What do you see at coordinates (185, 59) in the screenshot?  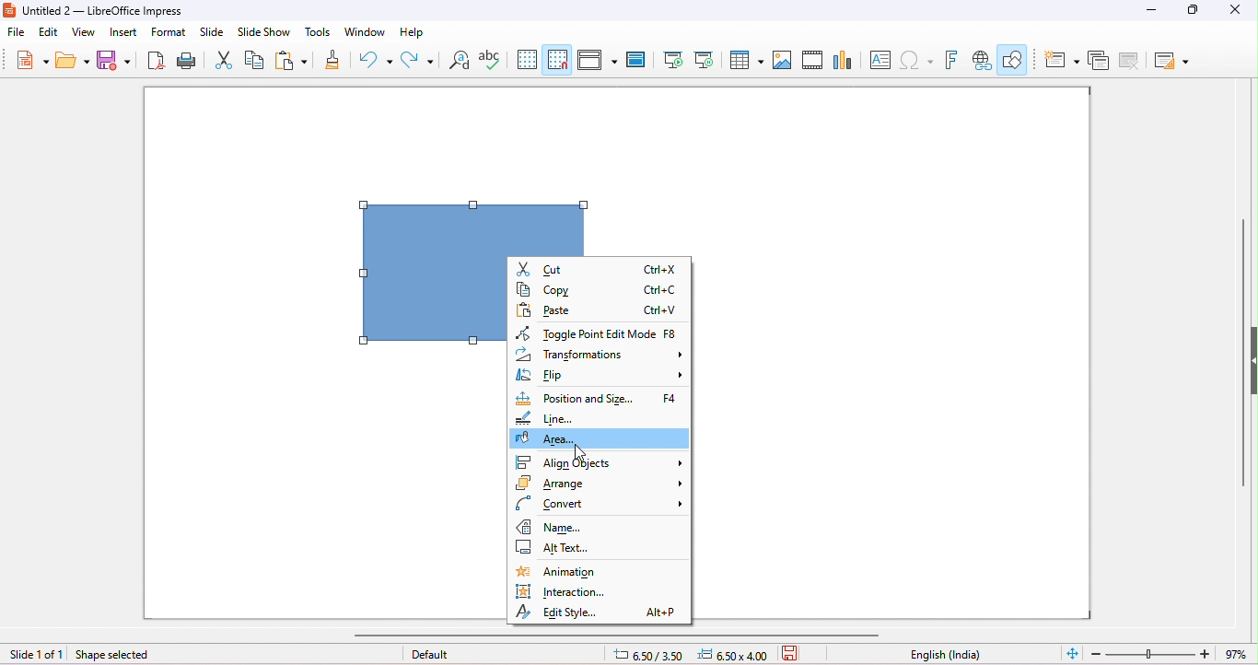 I see `print` at bounding box center [185, 59].